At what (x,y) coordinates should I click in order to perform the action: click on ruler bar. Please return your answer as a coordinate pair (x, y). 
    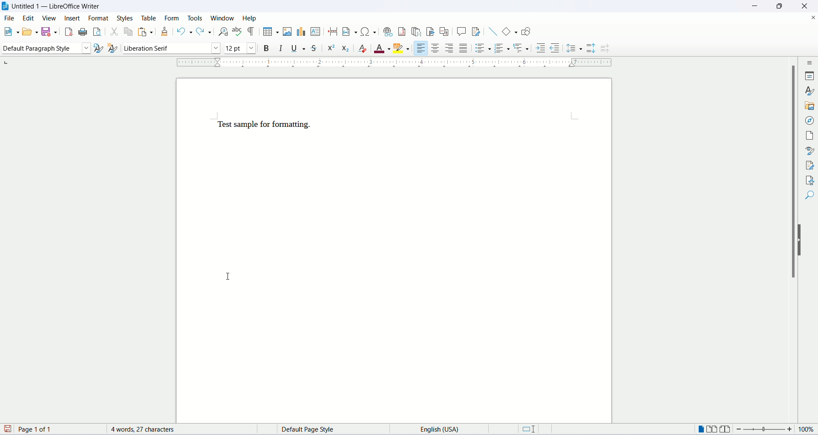
    Looking at the image, I should click on (396, 64).